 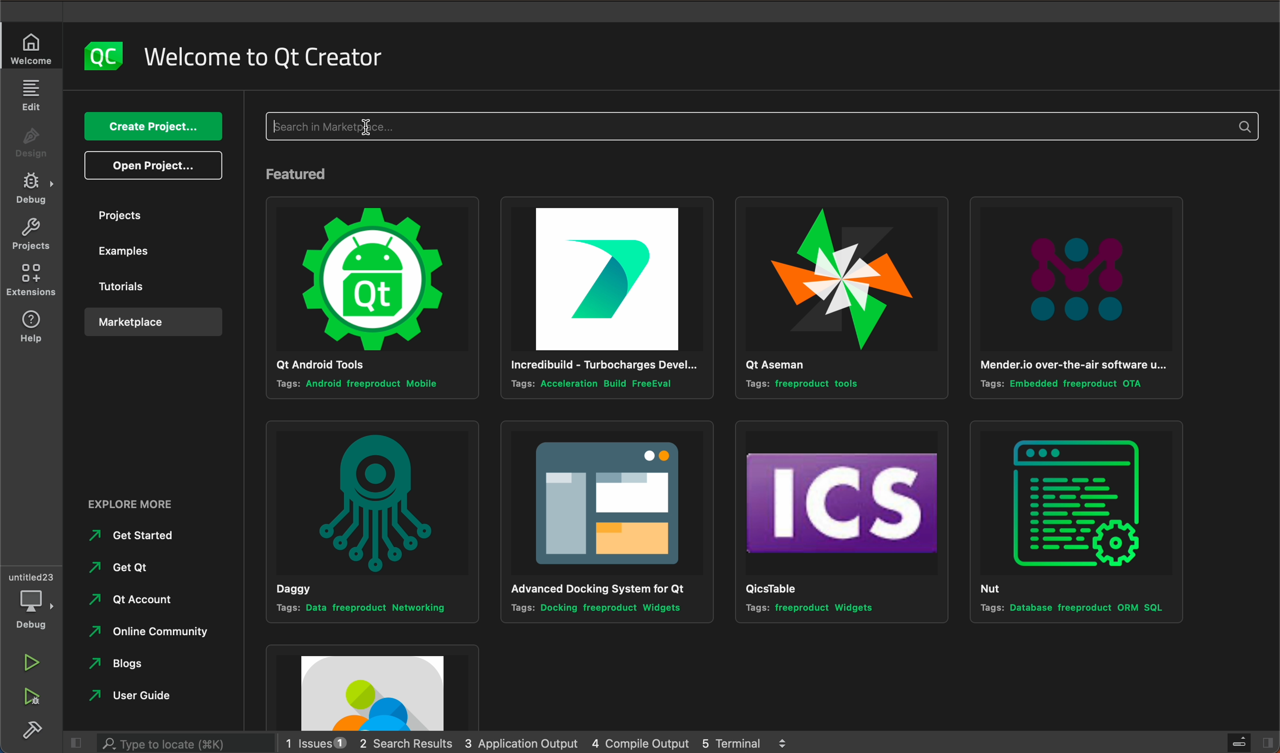 What do you see at coordinates (839, 299) in the screenshot?
I see `` at bounding box center [839, 299].